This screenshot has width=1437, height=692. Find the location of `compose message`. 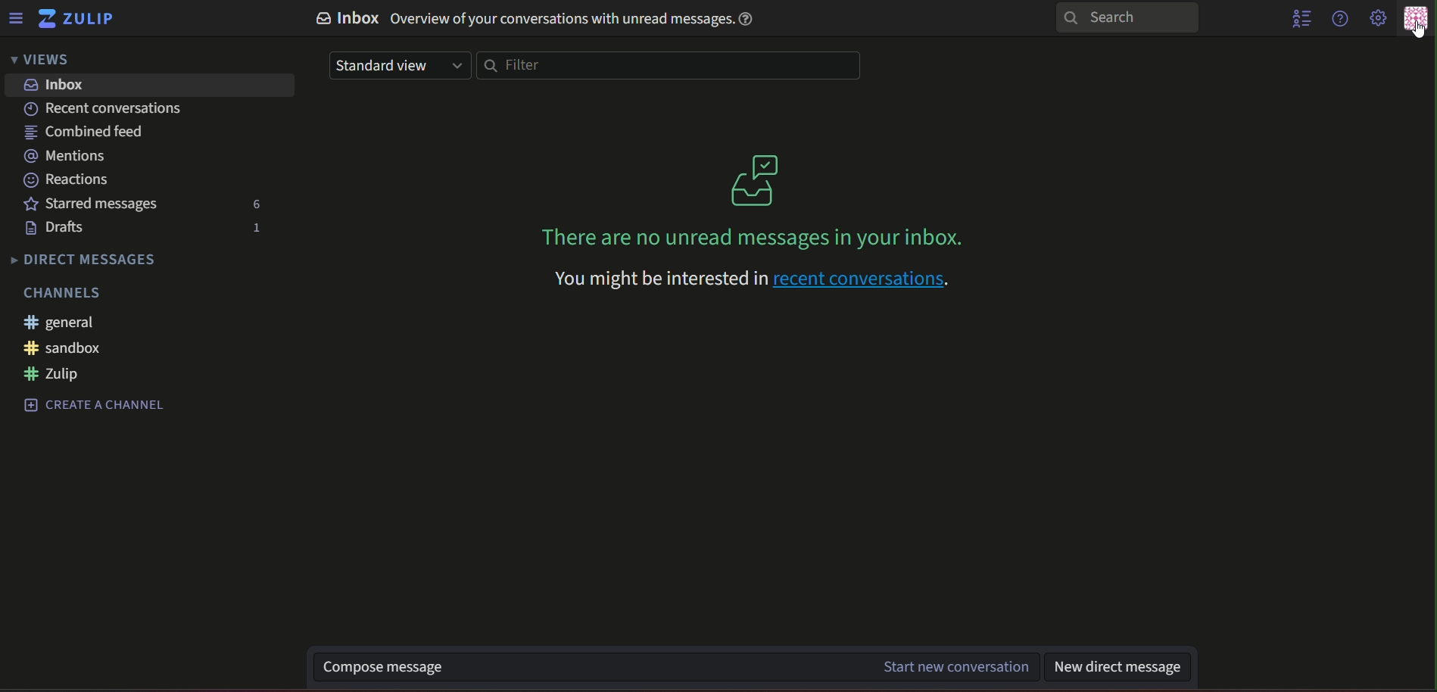

compose message is located at coordinates (676, 666).